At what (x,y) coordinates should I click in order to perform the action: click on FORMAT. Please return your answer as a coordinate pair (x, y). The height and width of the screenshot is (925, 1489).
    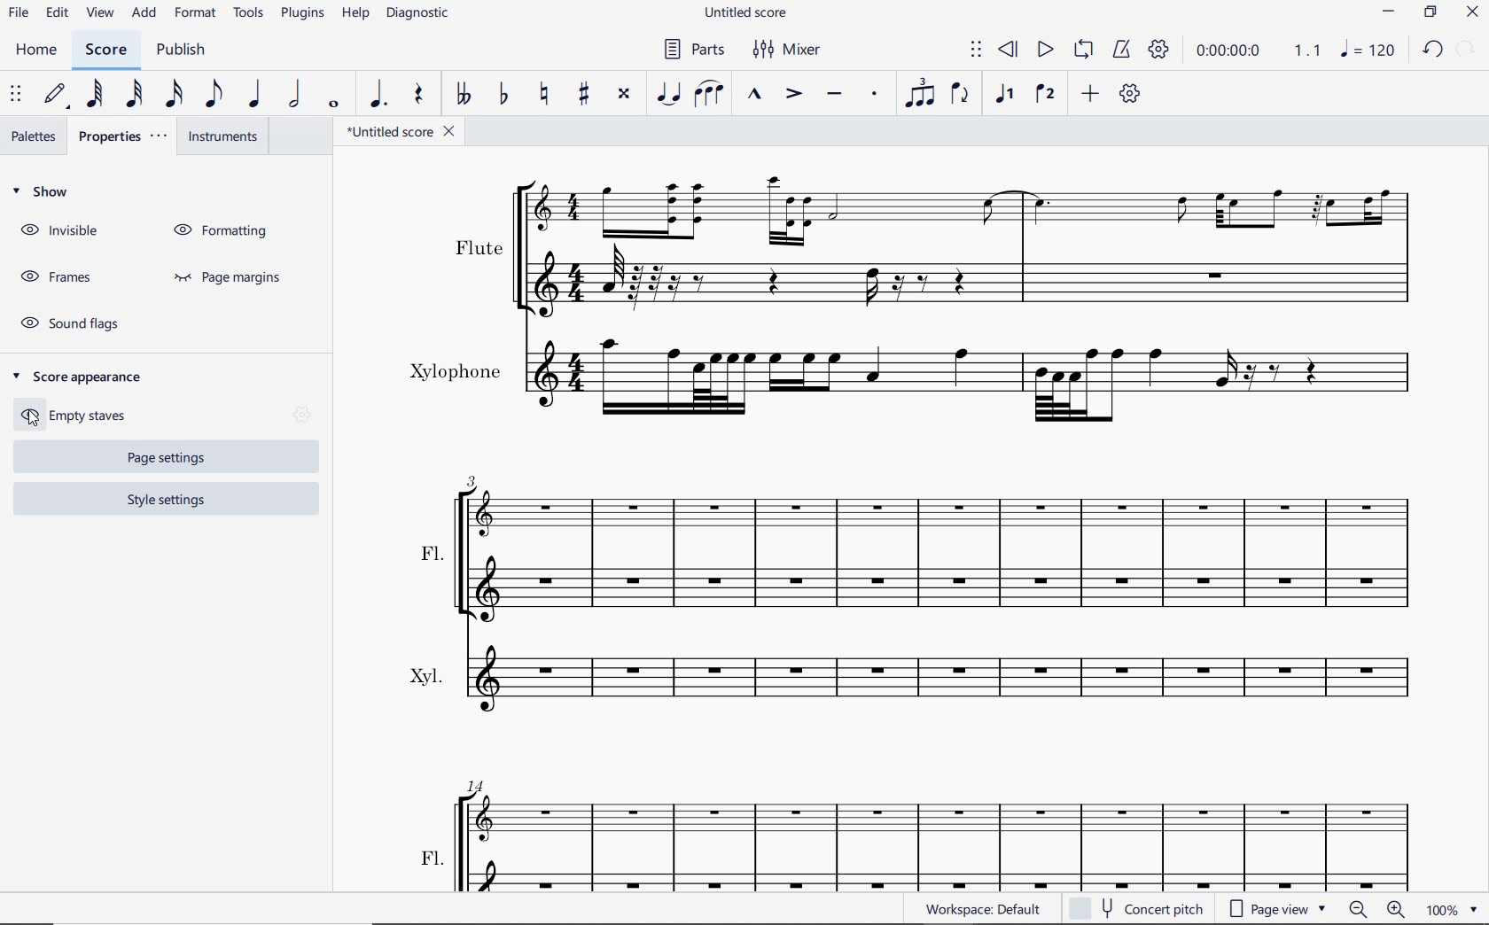
    Looking at the image, I should click on (194, 14).